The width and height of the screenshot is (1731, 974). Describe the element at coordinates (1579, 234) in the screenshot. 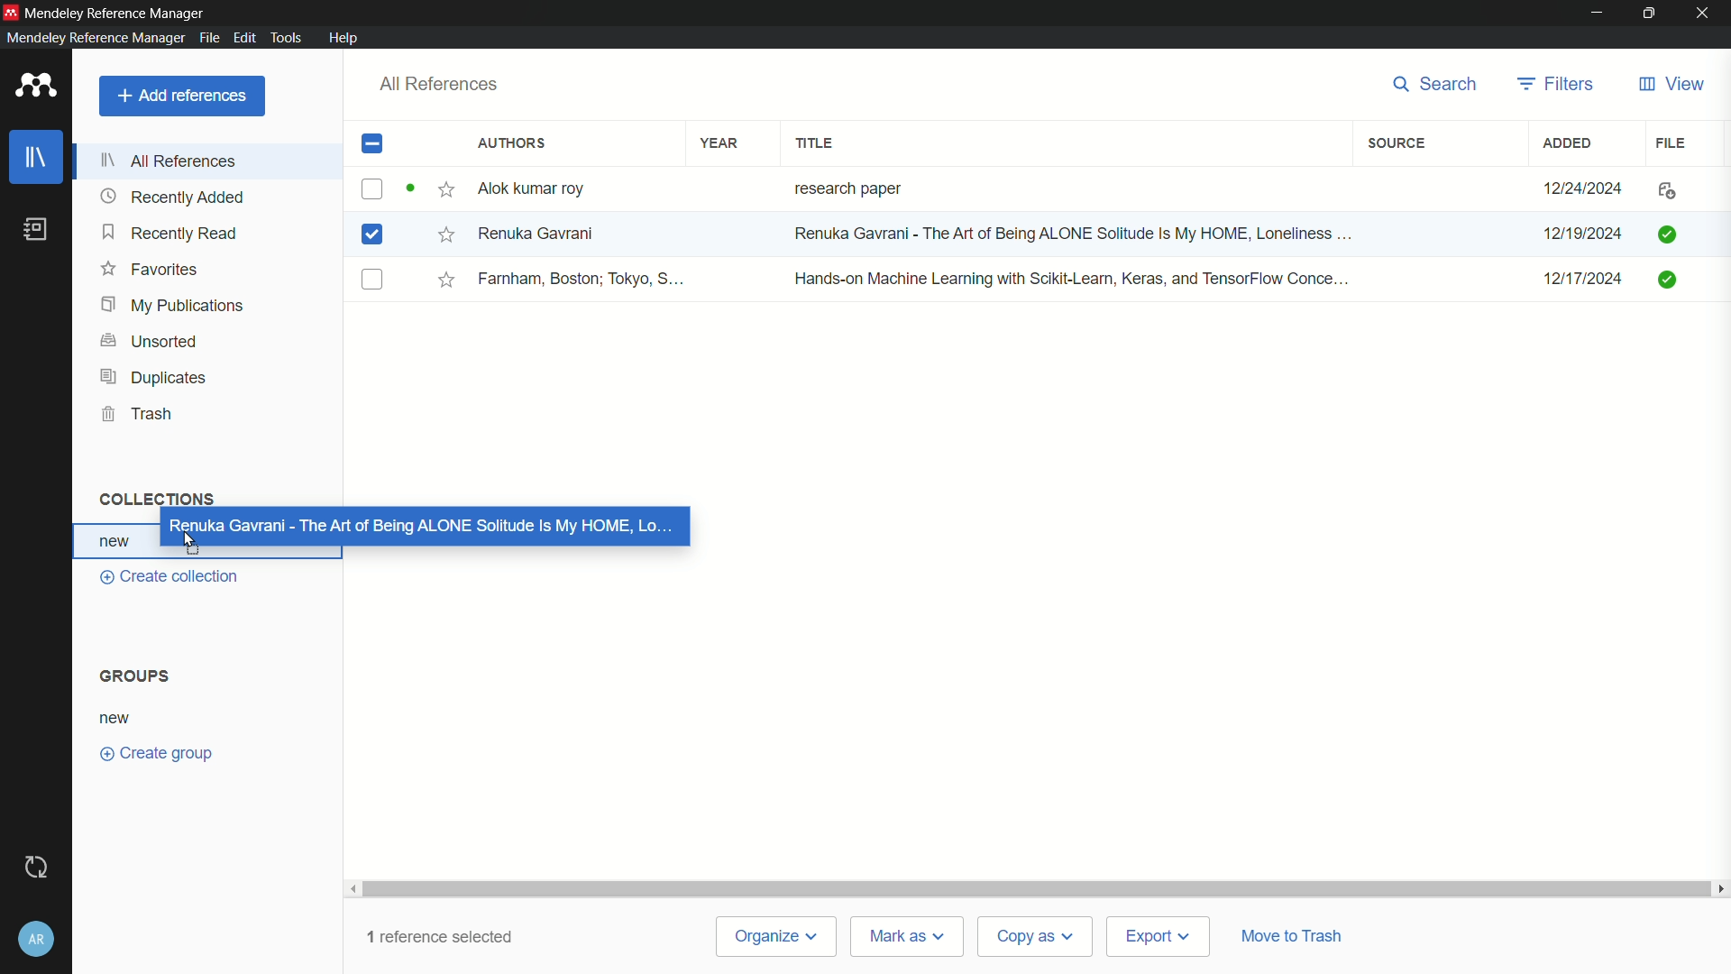

I see `12/19/2024` at that location.